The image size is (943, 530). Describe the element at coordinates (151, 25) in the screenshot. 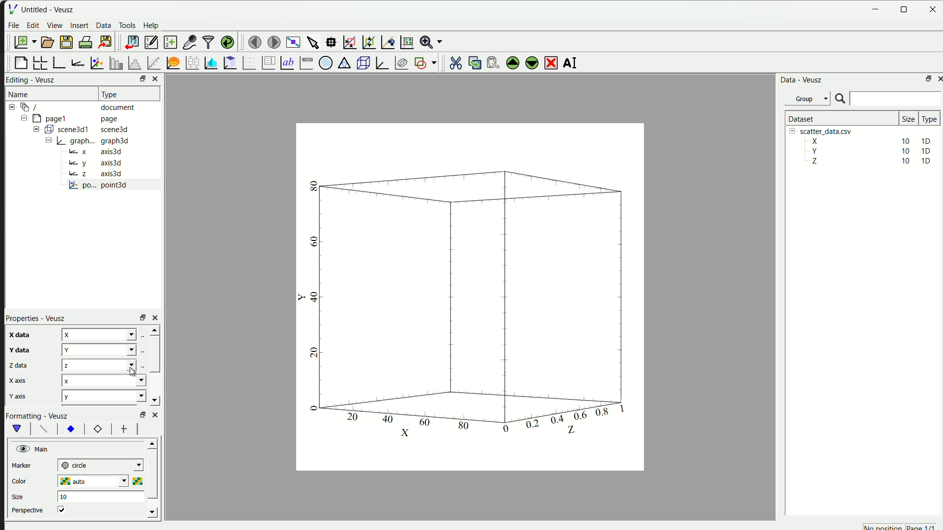

I see `Help` at that location.